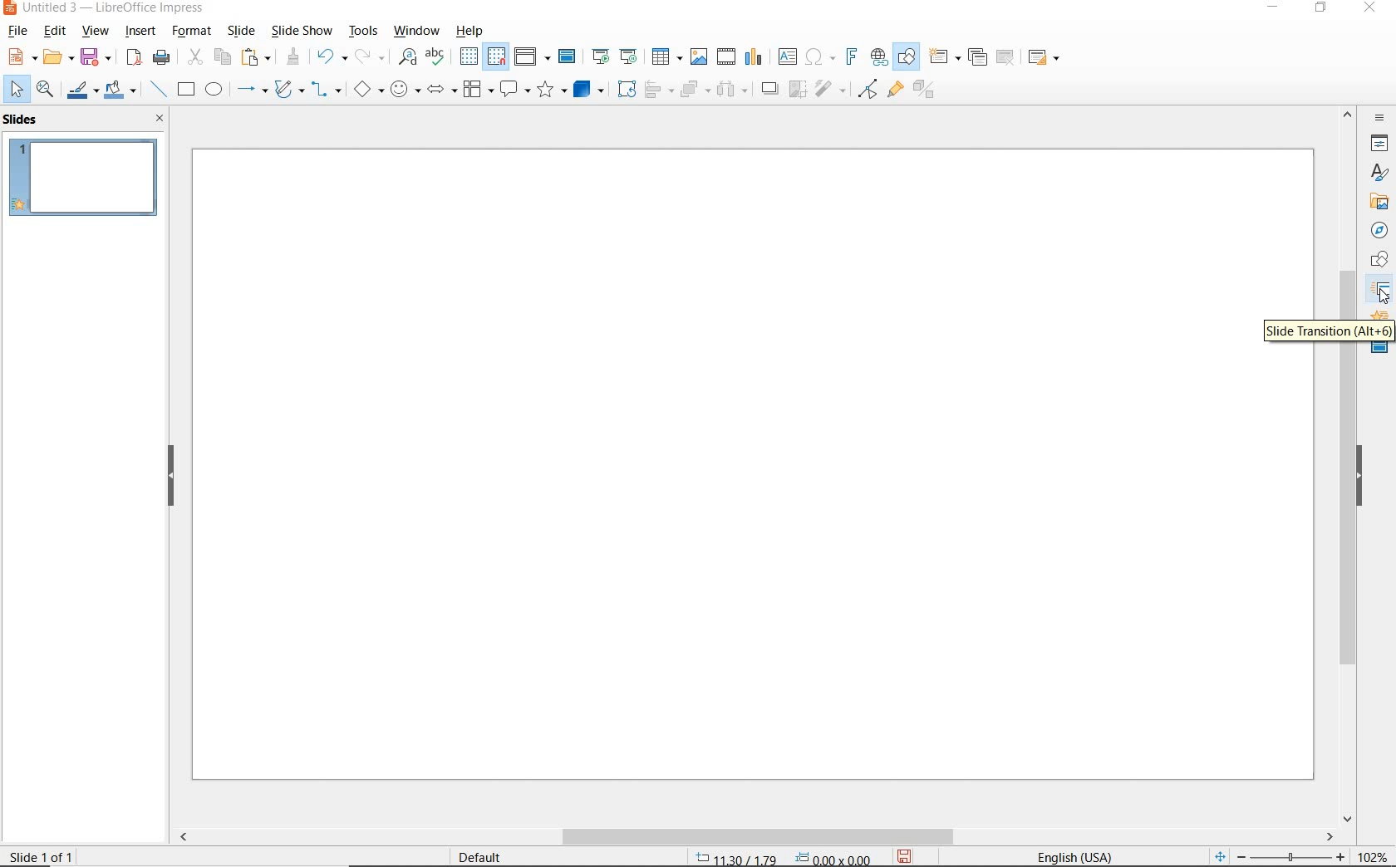  I want to click on PRINT, so click(162, 60).